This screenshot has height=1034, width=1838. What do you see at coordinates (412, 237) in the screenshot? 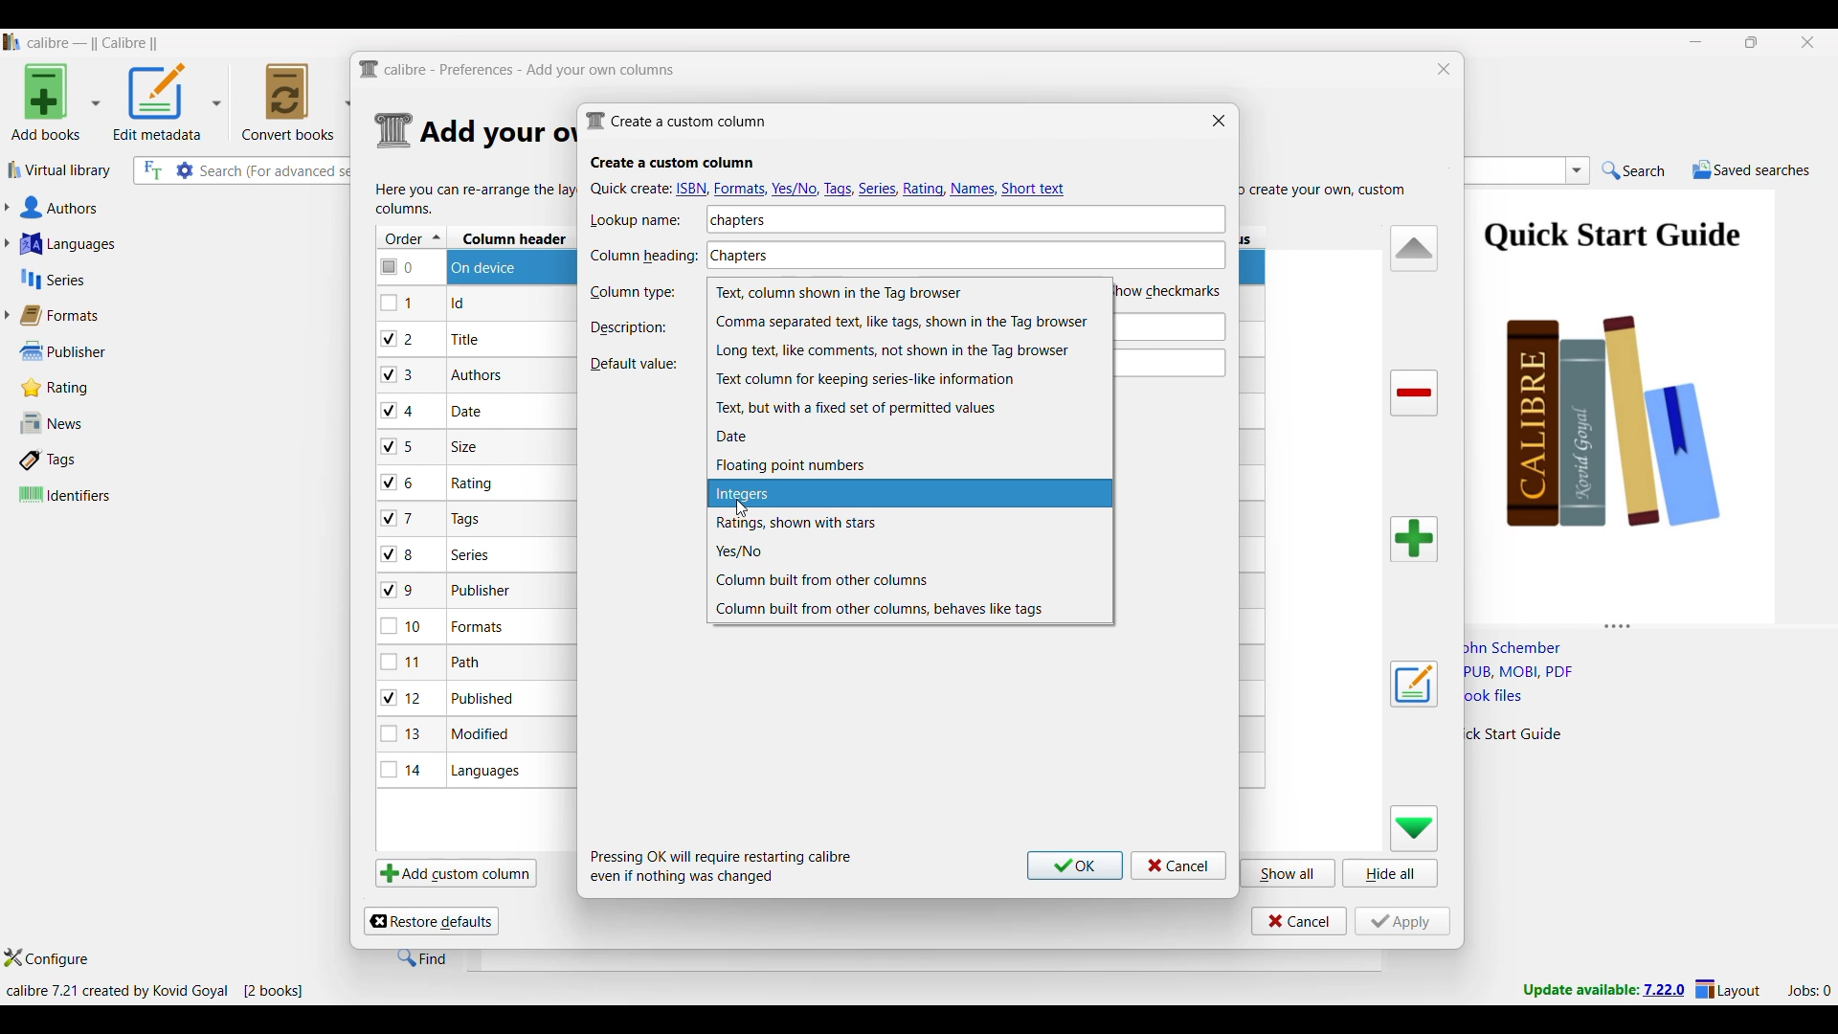
I see `Order column, current sorting` at bounding box center [412, 237].